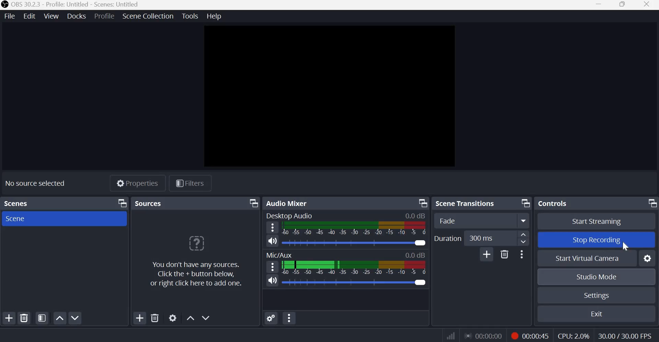  Describe the element at coordinates (75, 318) in the screenshot. I see `Move scene down` at that location.